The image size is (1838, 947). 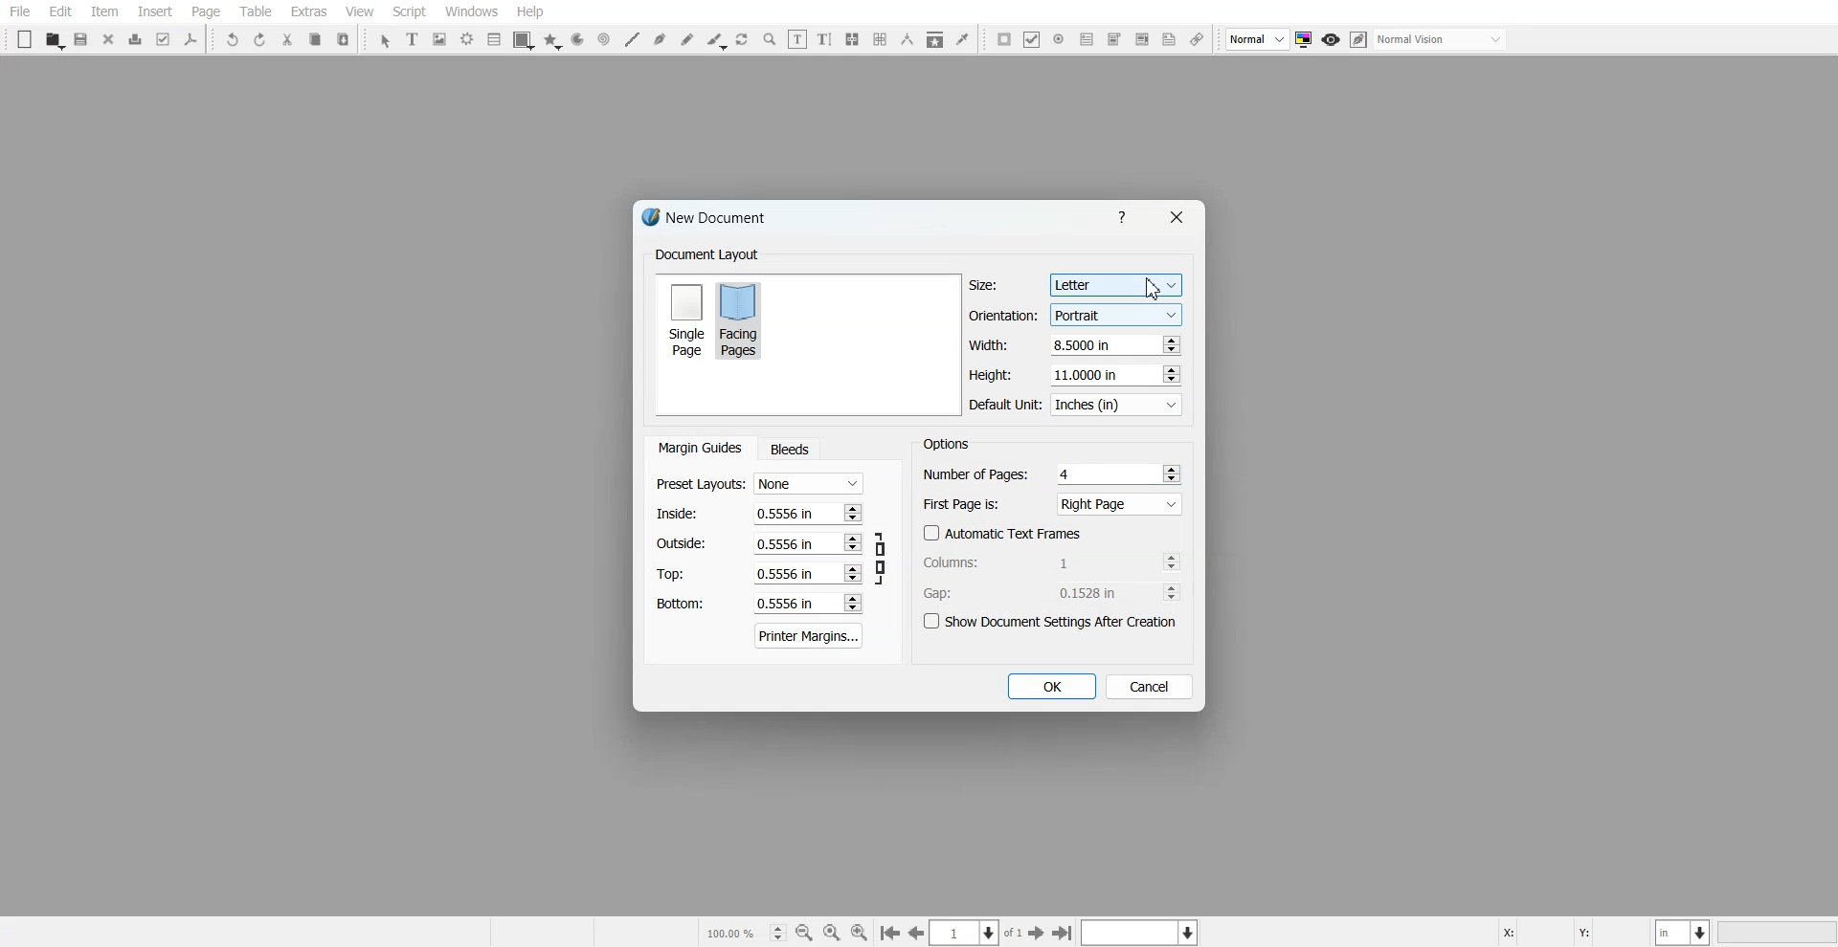 What do you see at coordinates (716, 41) in the screenshot?
I see `Calligraphic line` at bounding box center [716, 41].